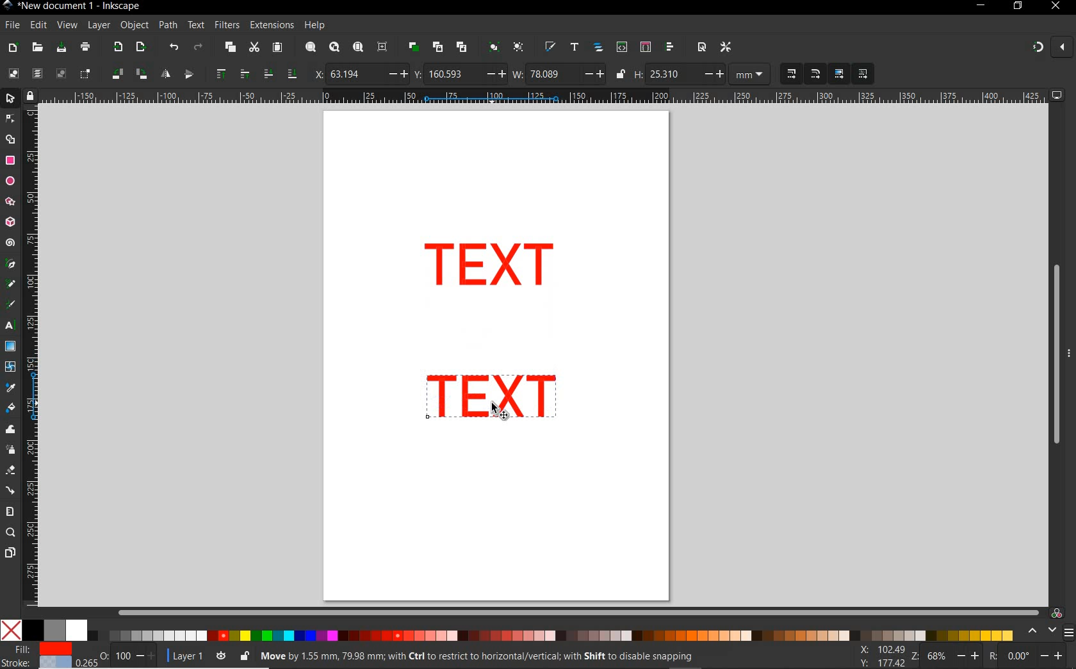  Describe the element at coordinates (544, 97) in the screenshot. I see `ruler` at that location.